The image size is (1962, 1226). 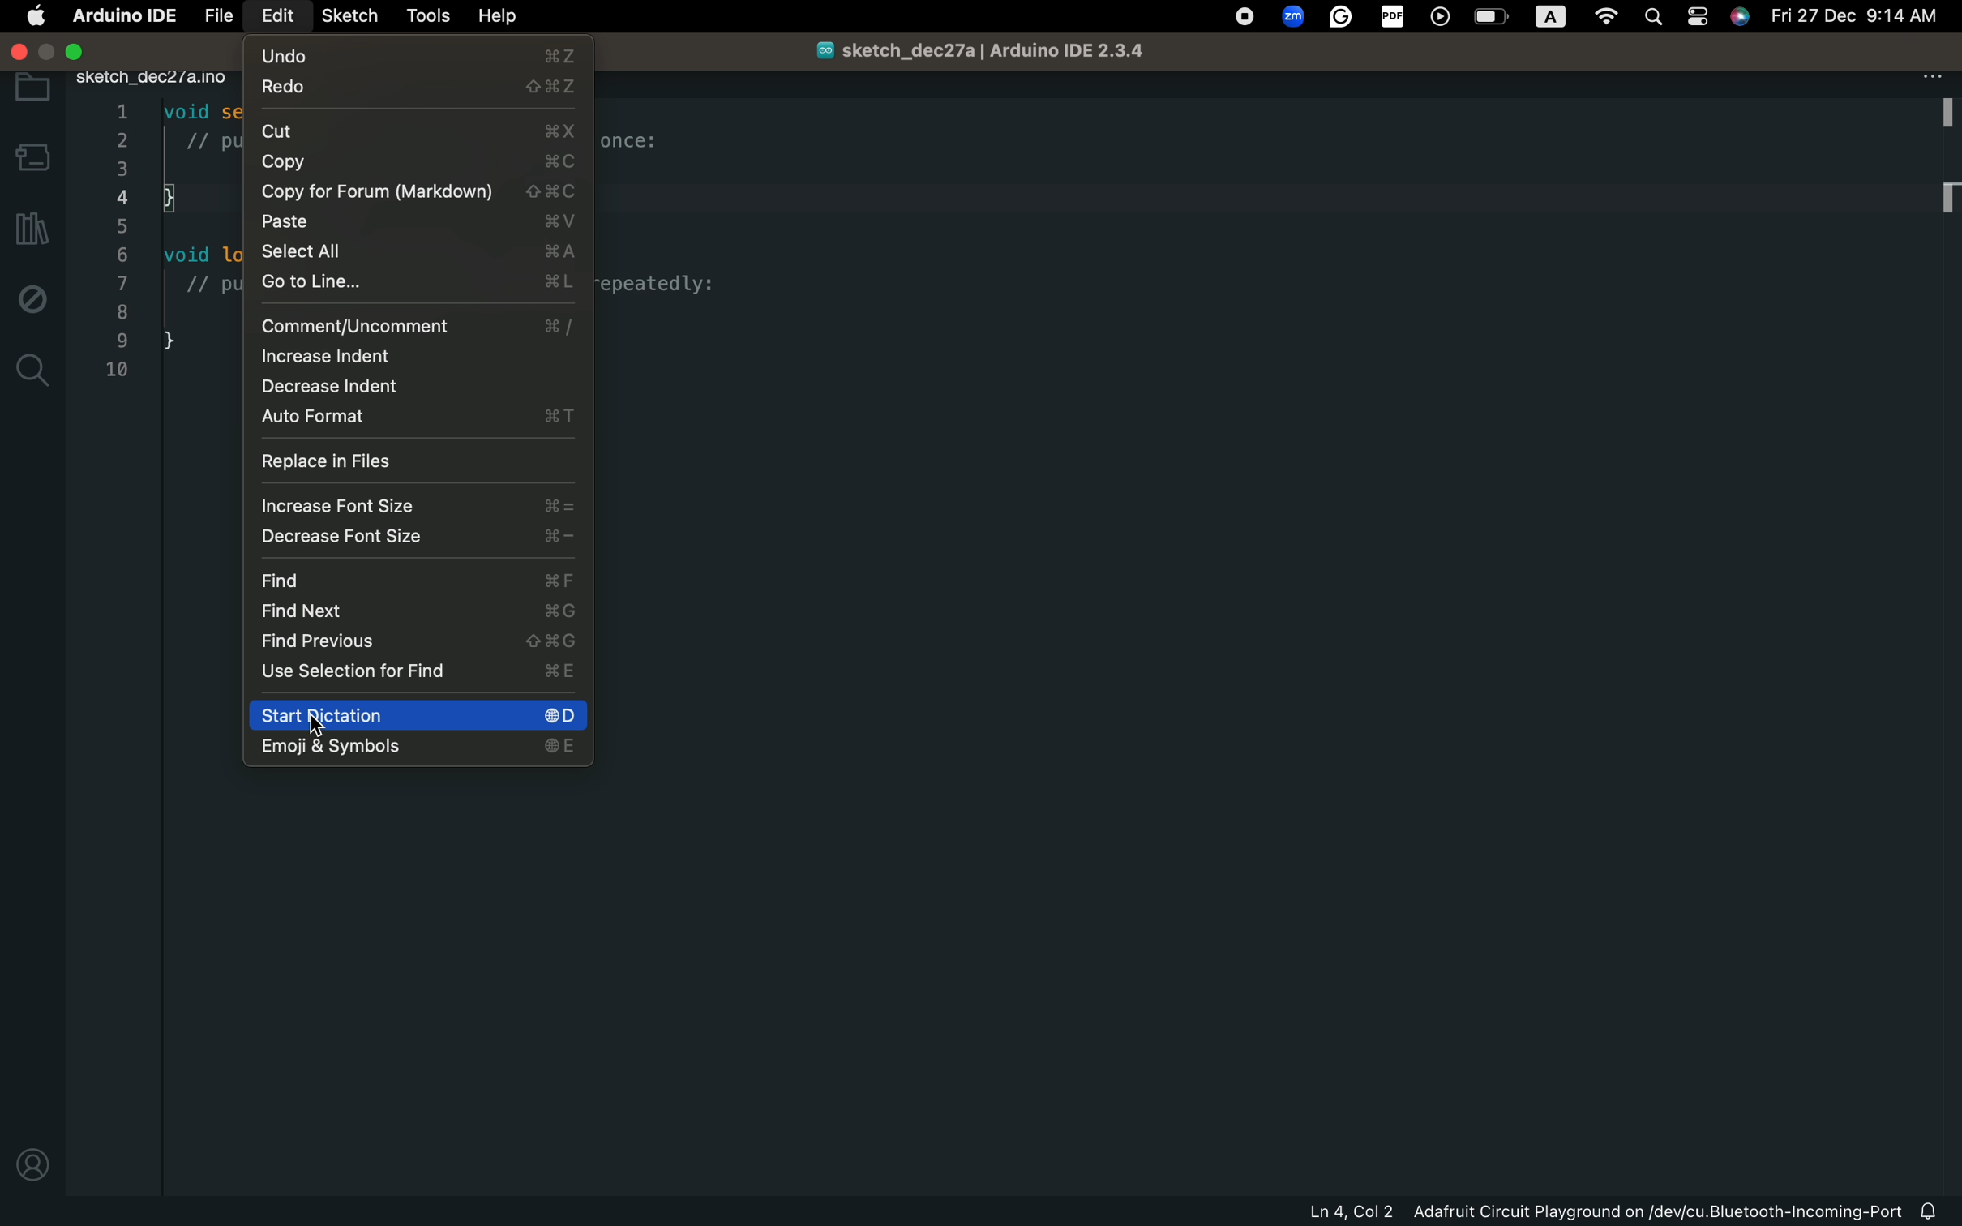 What do you see at coordinates (414, 508) in the screenshot?
I see `increase font size` at bounding box center [414, 508].